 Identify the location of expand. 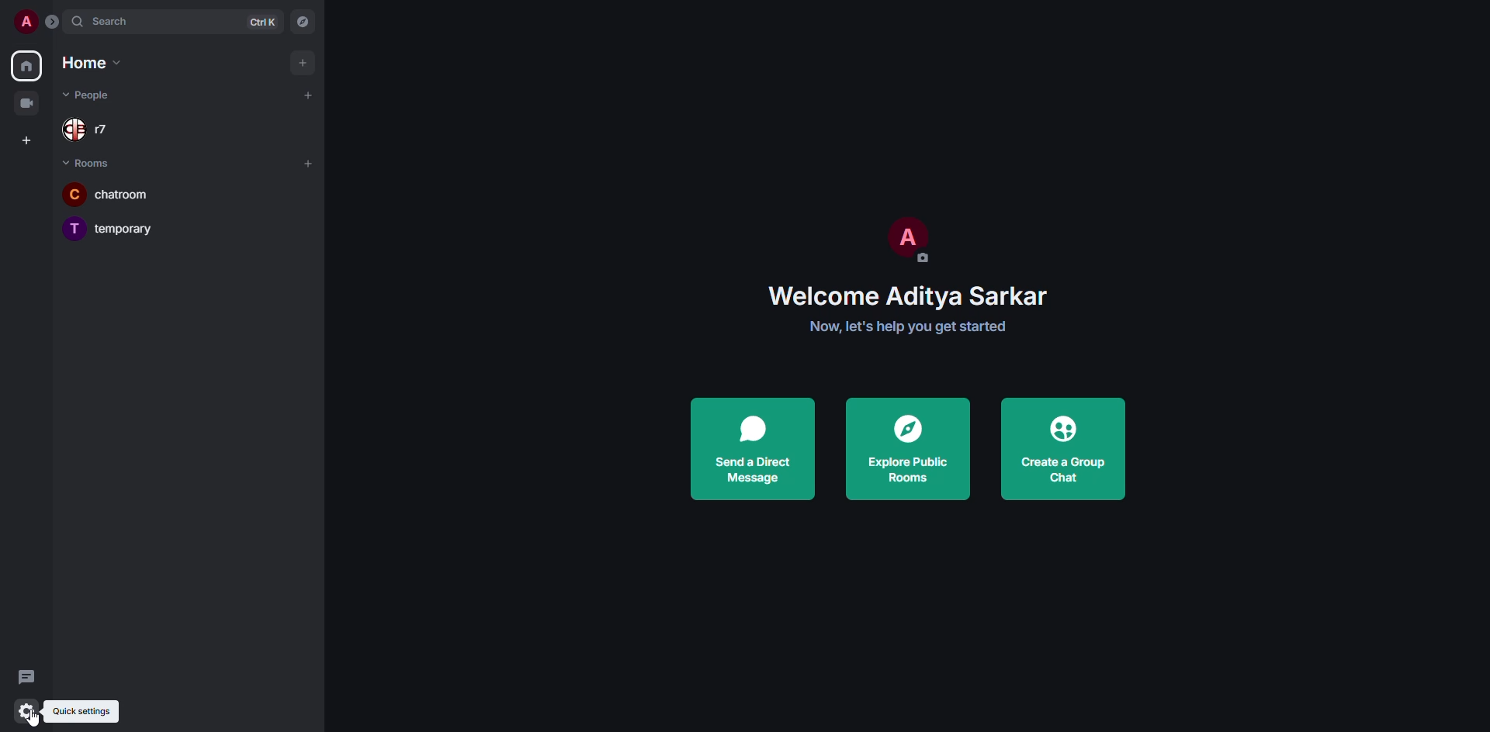
(56, 22).